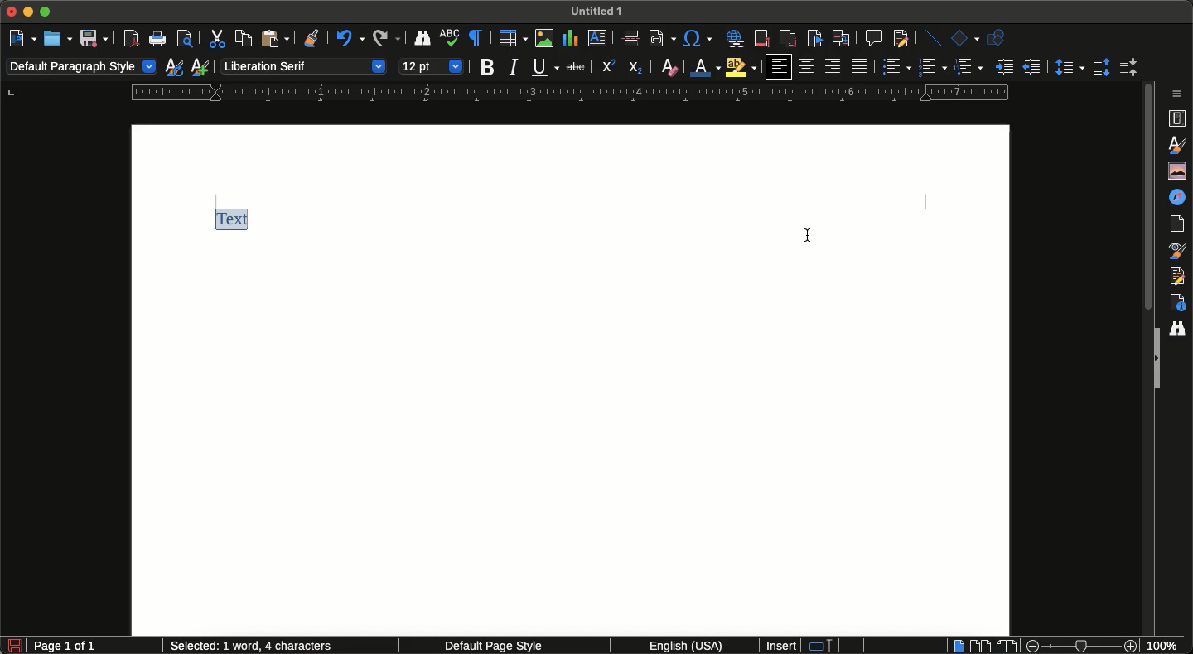  What do you see at coordinates (1181, 197) in the screenshot?
I see `Navigator` at bounding box center [1181, 197].